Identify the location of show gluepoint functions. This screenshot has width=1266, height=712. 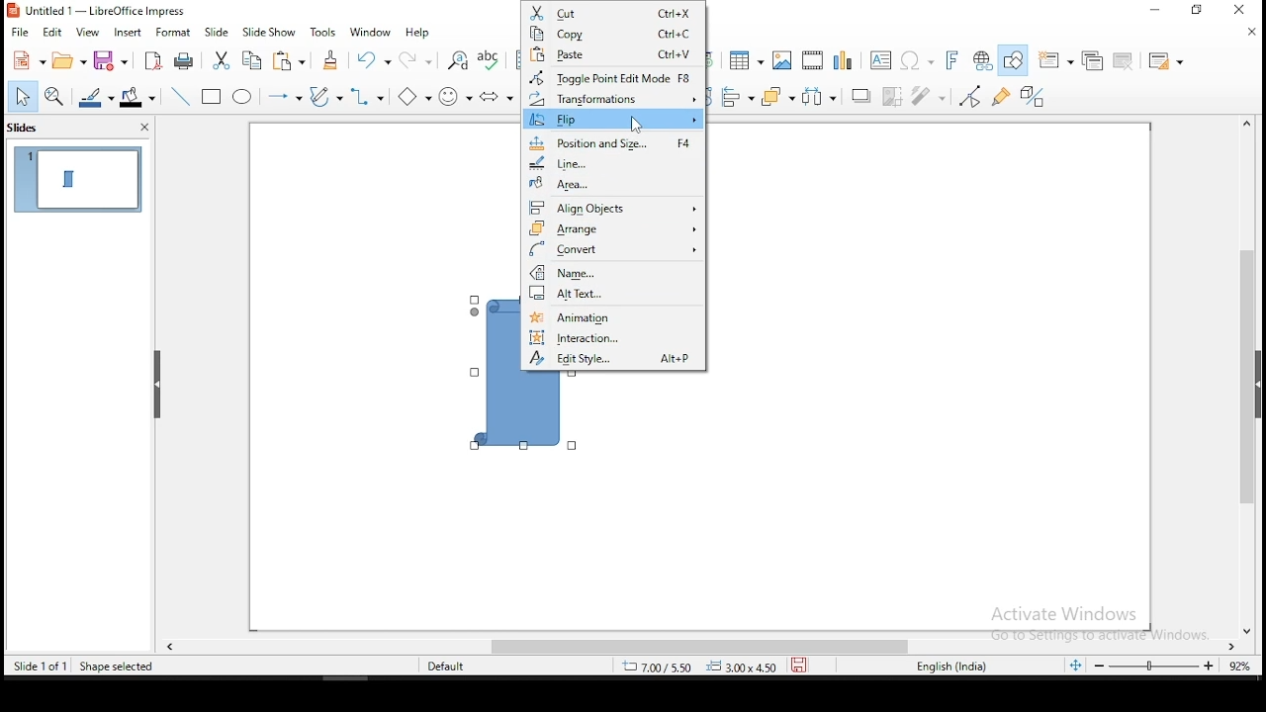
(1002, 95).